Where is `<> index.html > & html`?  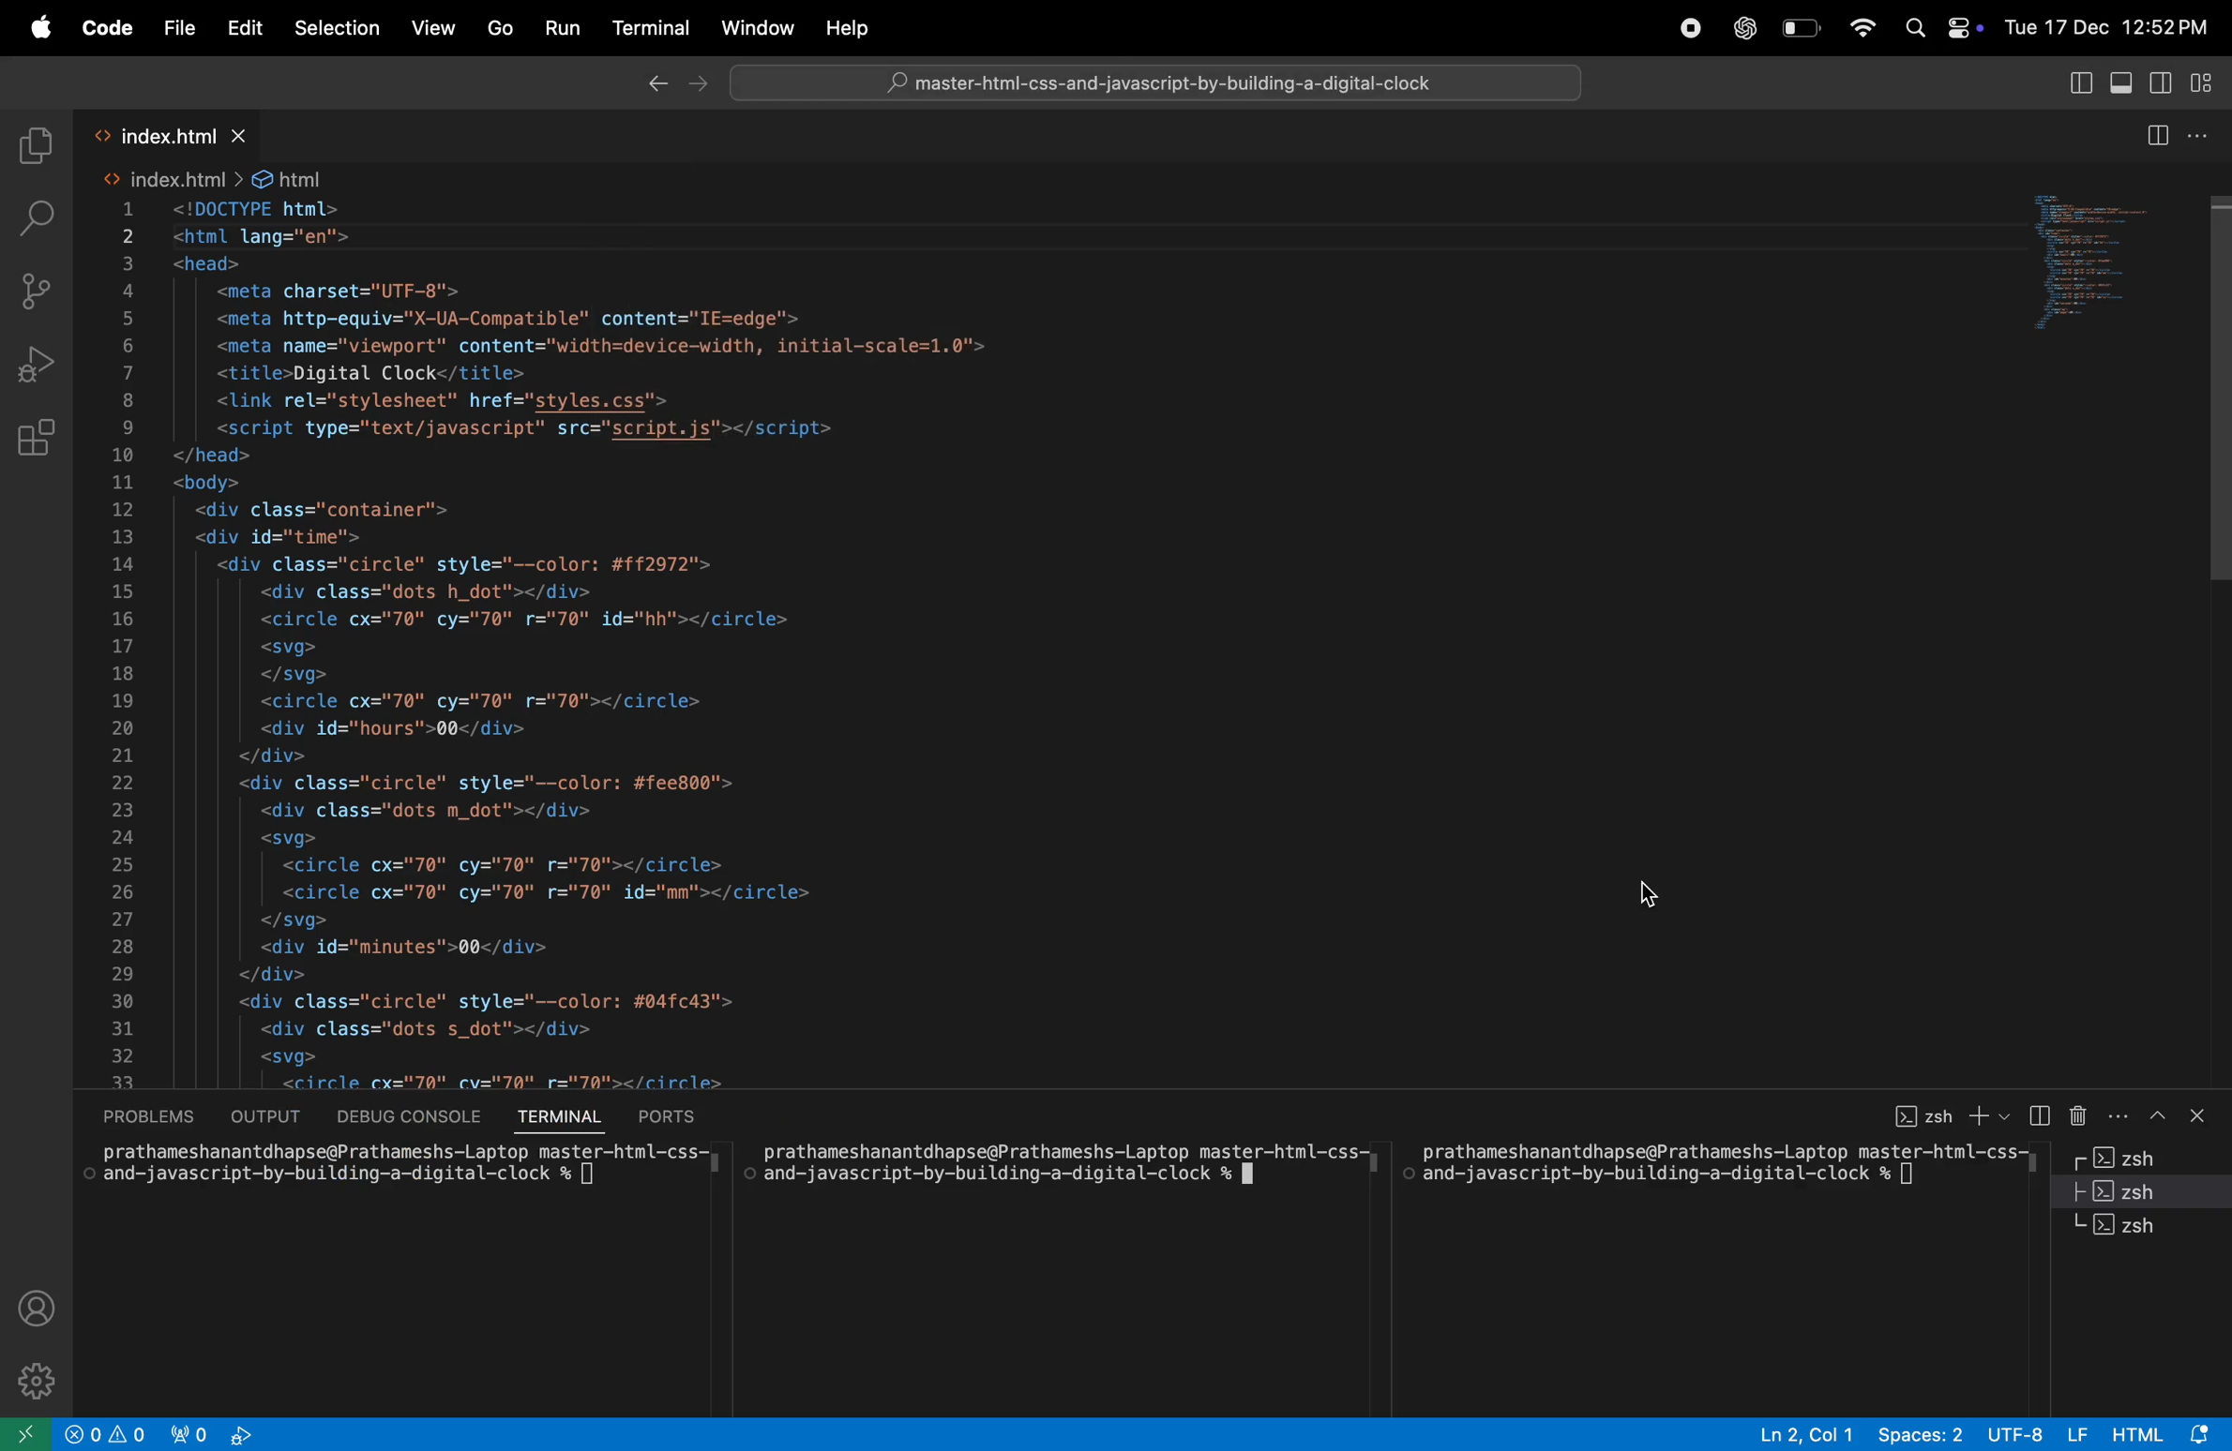
<> index.html > & html is located at coordinates (210, 179).